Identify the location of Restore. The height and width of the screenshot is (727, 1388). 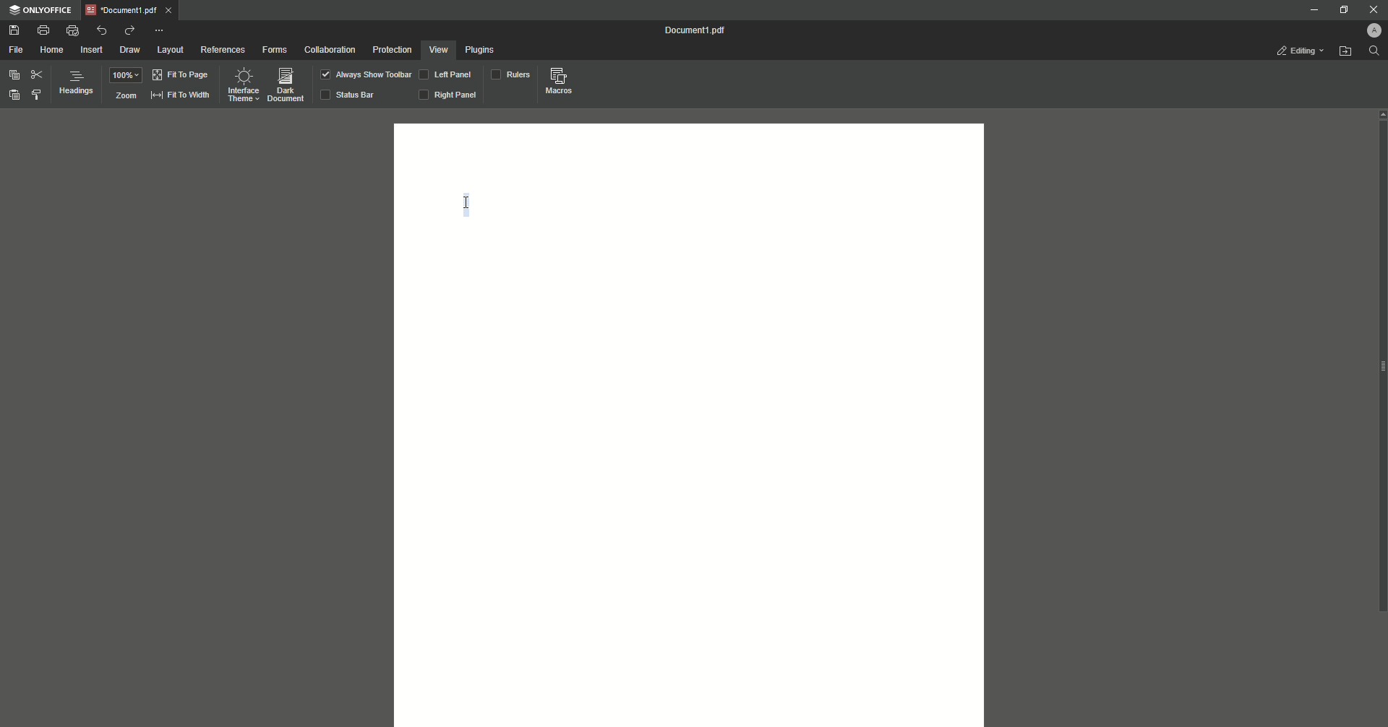
(1342, 11).